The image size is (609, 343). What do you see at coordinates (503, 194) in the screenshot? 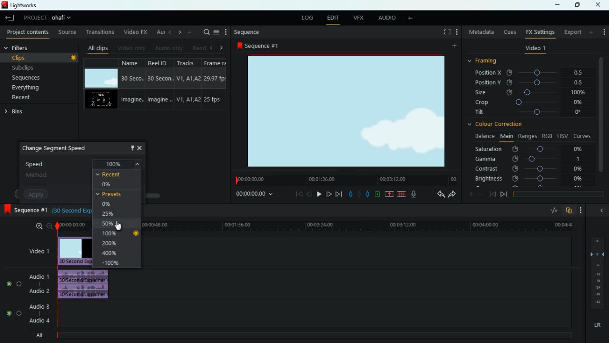
I see `end` at bounding box center [503, 194].